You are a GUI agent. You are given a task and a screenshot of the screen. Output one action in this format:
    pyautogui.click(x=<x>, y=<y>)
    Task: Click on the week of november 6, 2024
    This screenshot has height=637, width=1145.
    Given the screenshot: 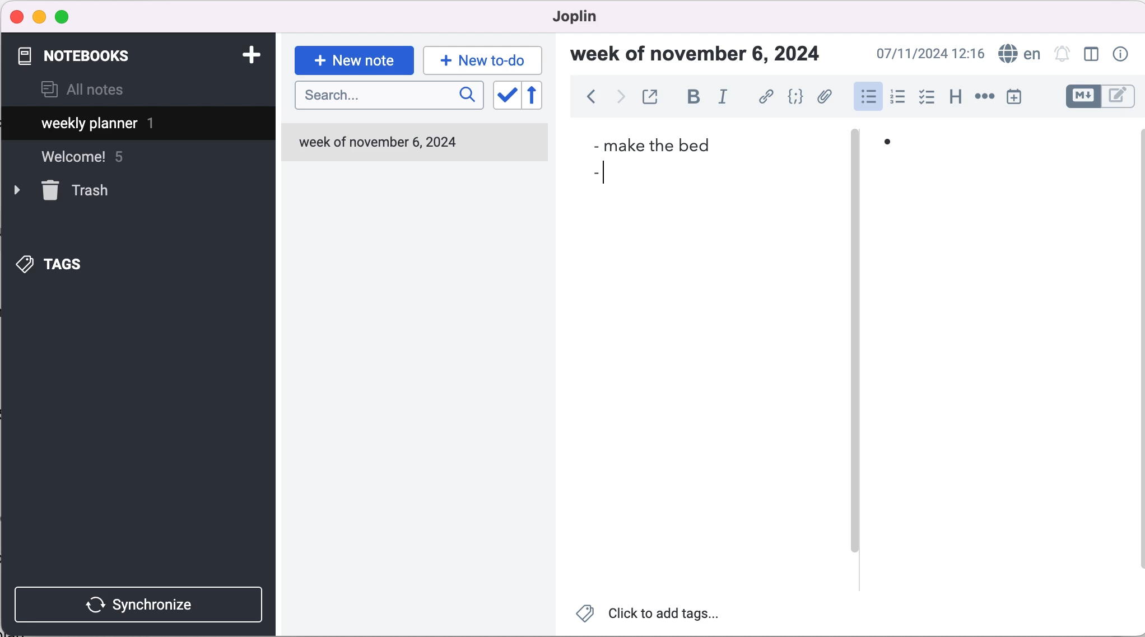 What is the action you would take?
    pyautogui.click(x=702, y=56)
    